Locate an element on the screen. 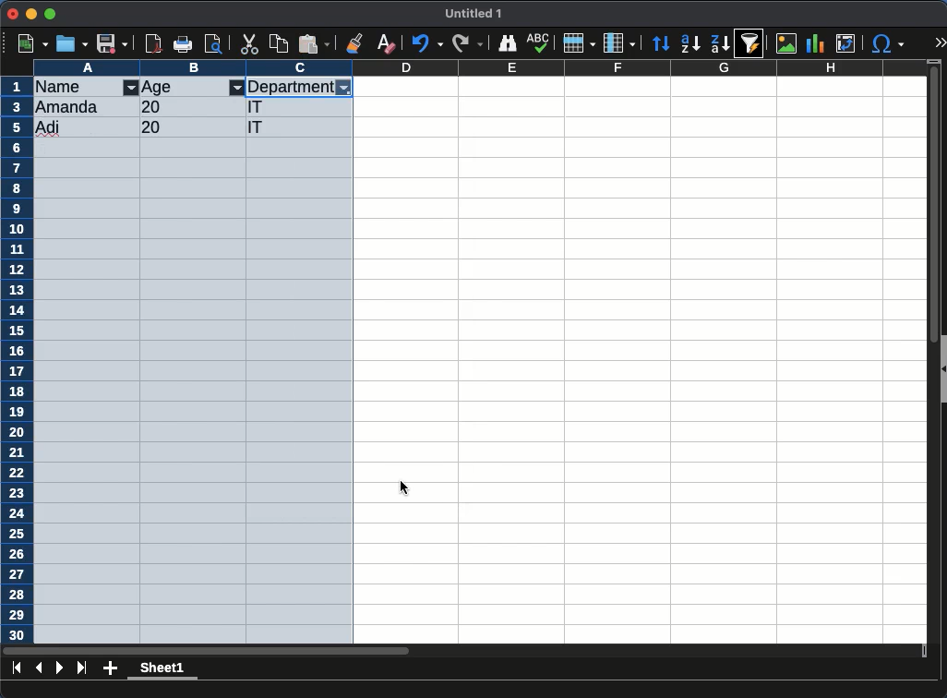 The width and height of the screenshot is (947, 698). cursor is located at coordinates (406, 485).